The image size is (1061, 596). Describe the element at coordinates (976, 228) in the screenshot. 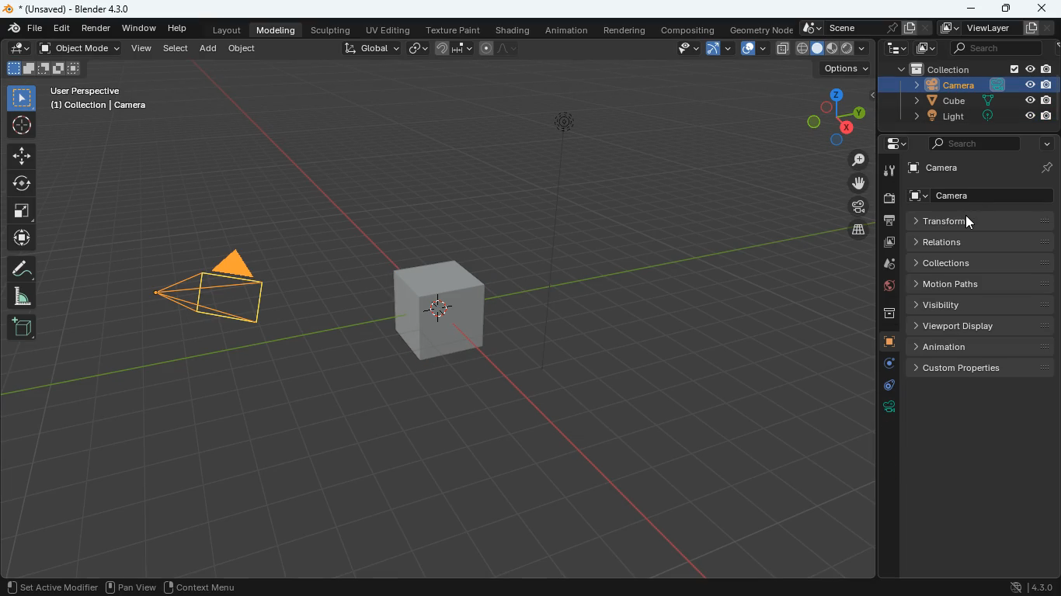

I see `cursor` at that location.